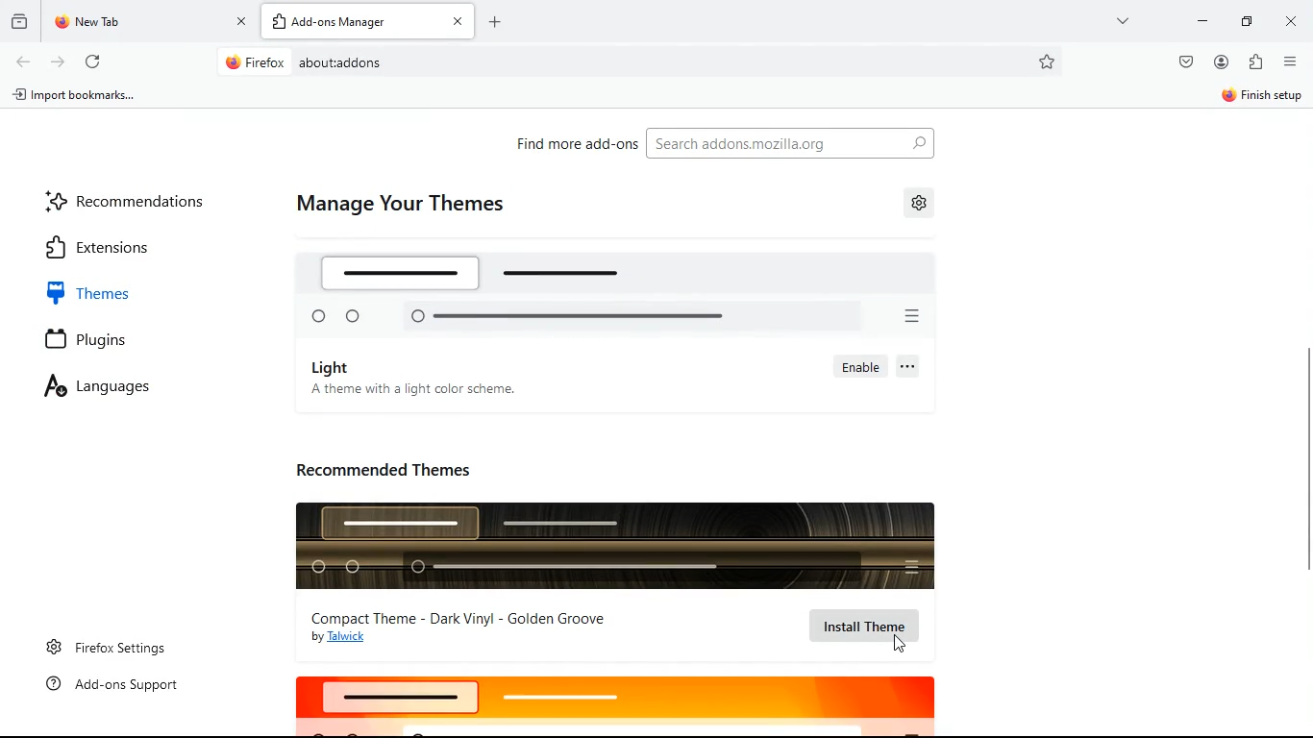 This screenshot has height=738, width=1313. I want to click on themes, so click(105, 293).